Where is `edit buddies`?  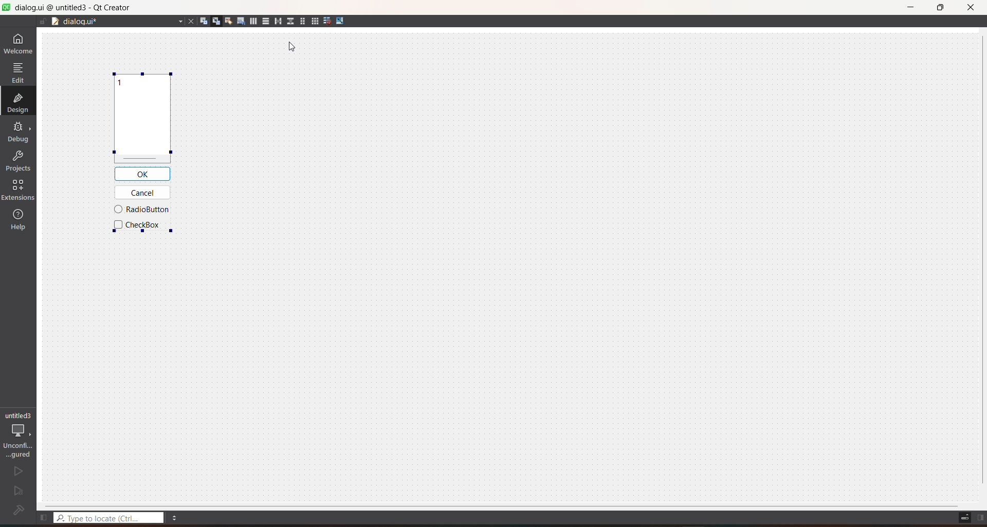
edit buddies is located at coordinates (228, 22).